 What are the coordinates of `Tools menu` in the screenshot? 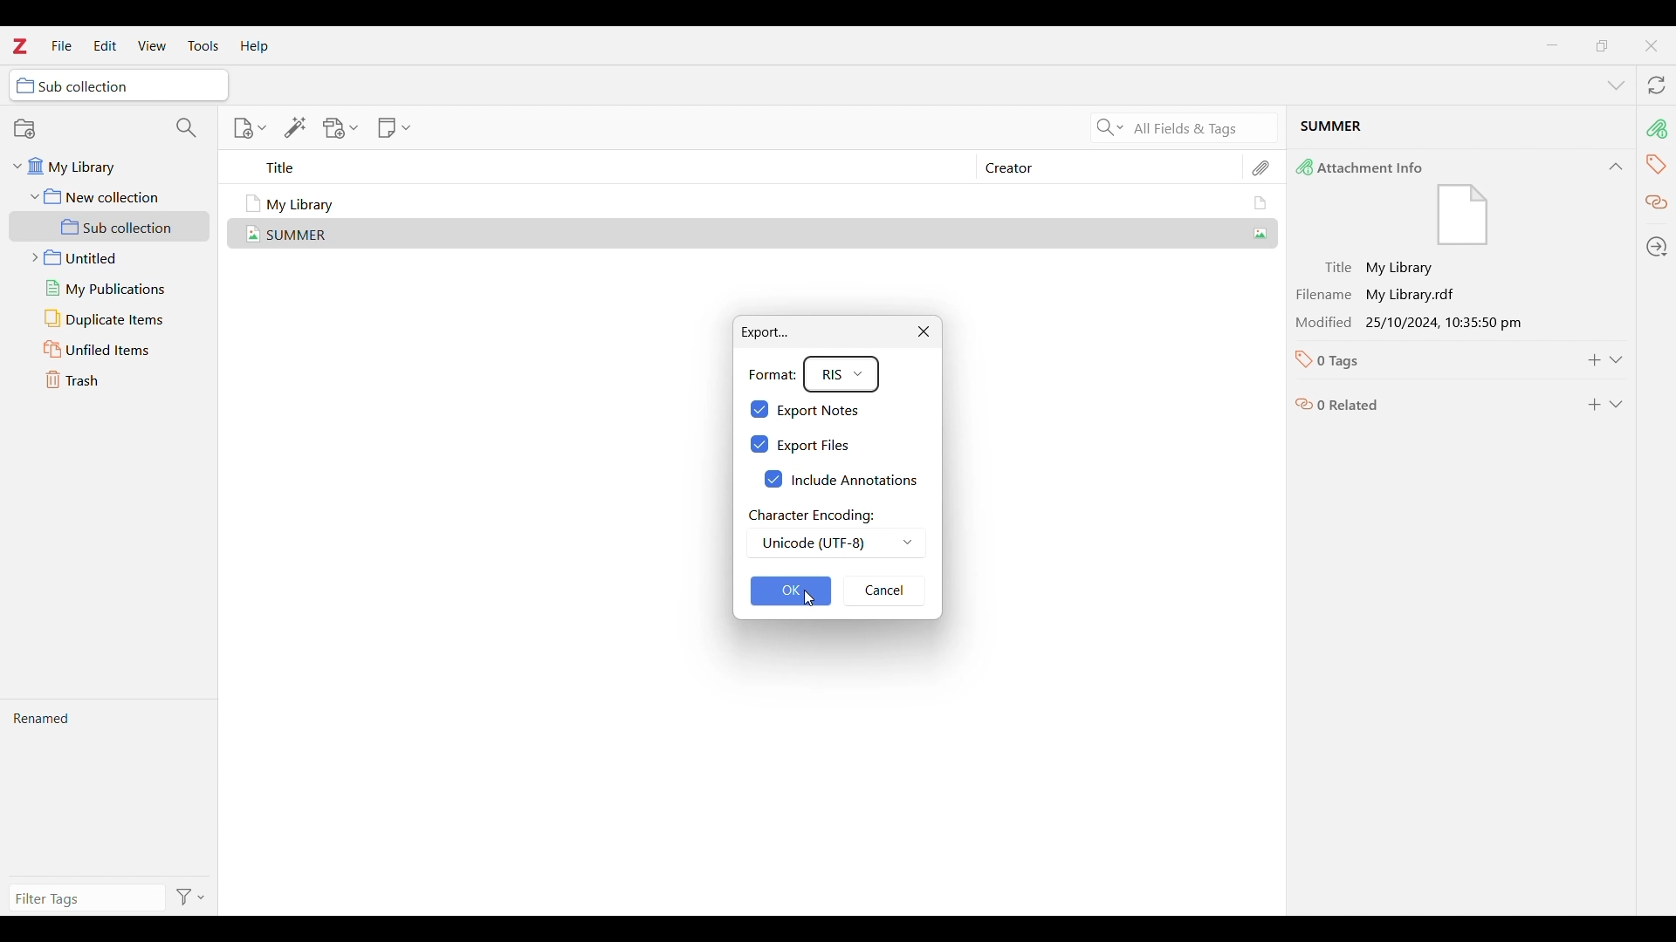 It's located at (204, 45).